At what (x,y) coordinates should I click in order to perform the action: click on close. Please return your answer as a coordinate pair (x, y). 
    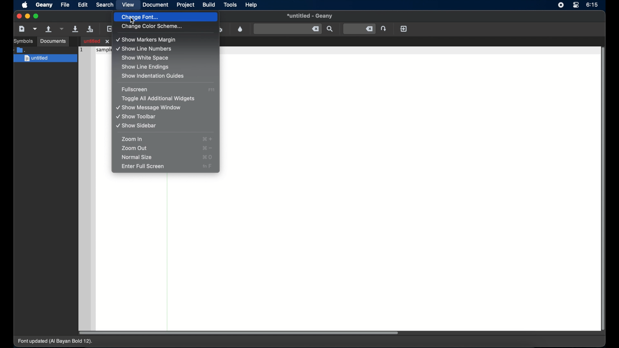
    Looking at the image, I should click on (18, 16).